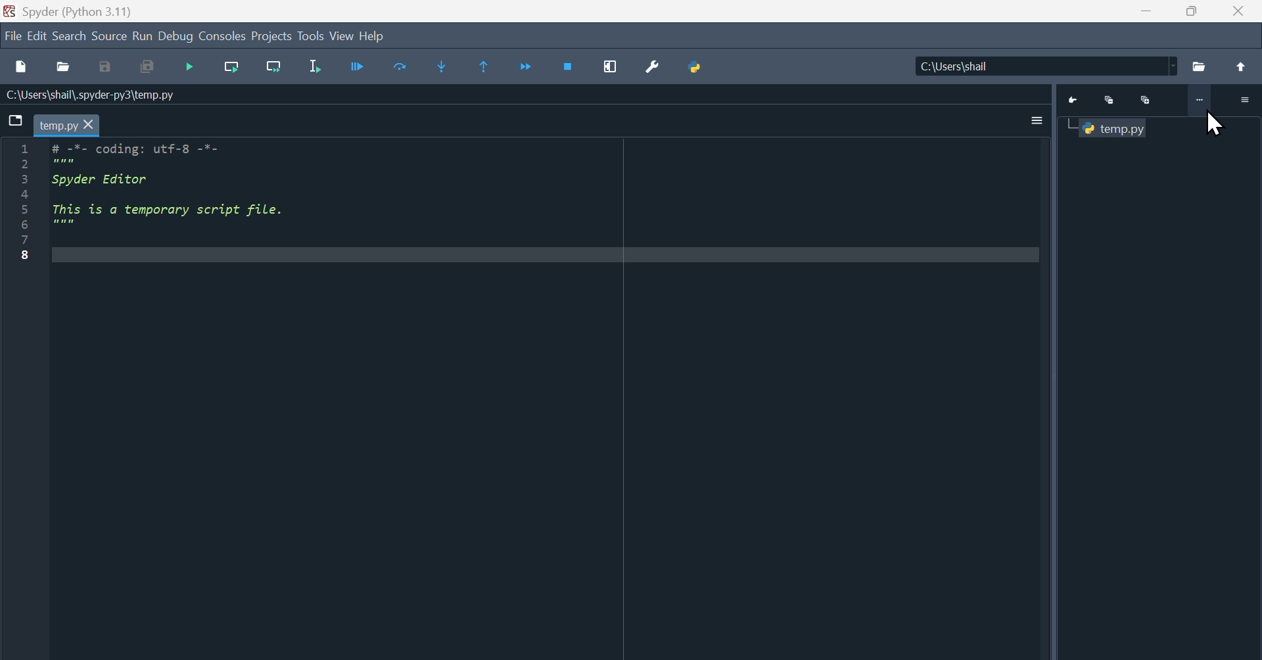 The image size is (1262, 660). Describe the element at coordinates (37, 37) in the screenshot. I see `Edit` at that location.